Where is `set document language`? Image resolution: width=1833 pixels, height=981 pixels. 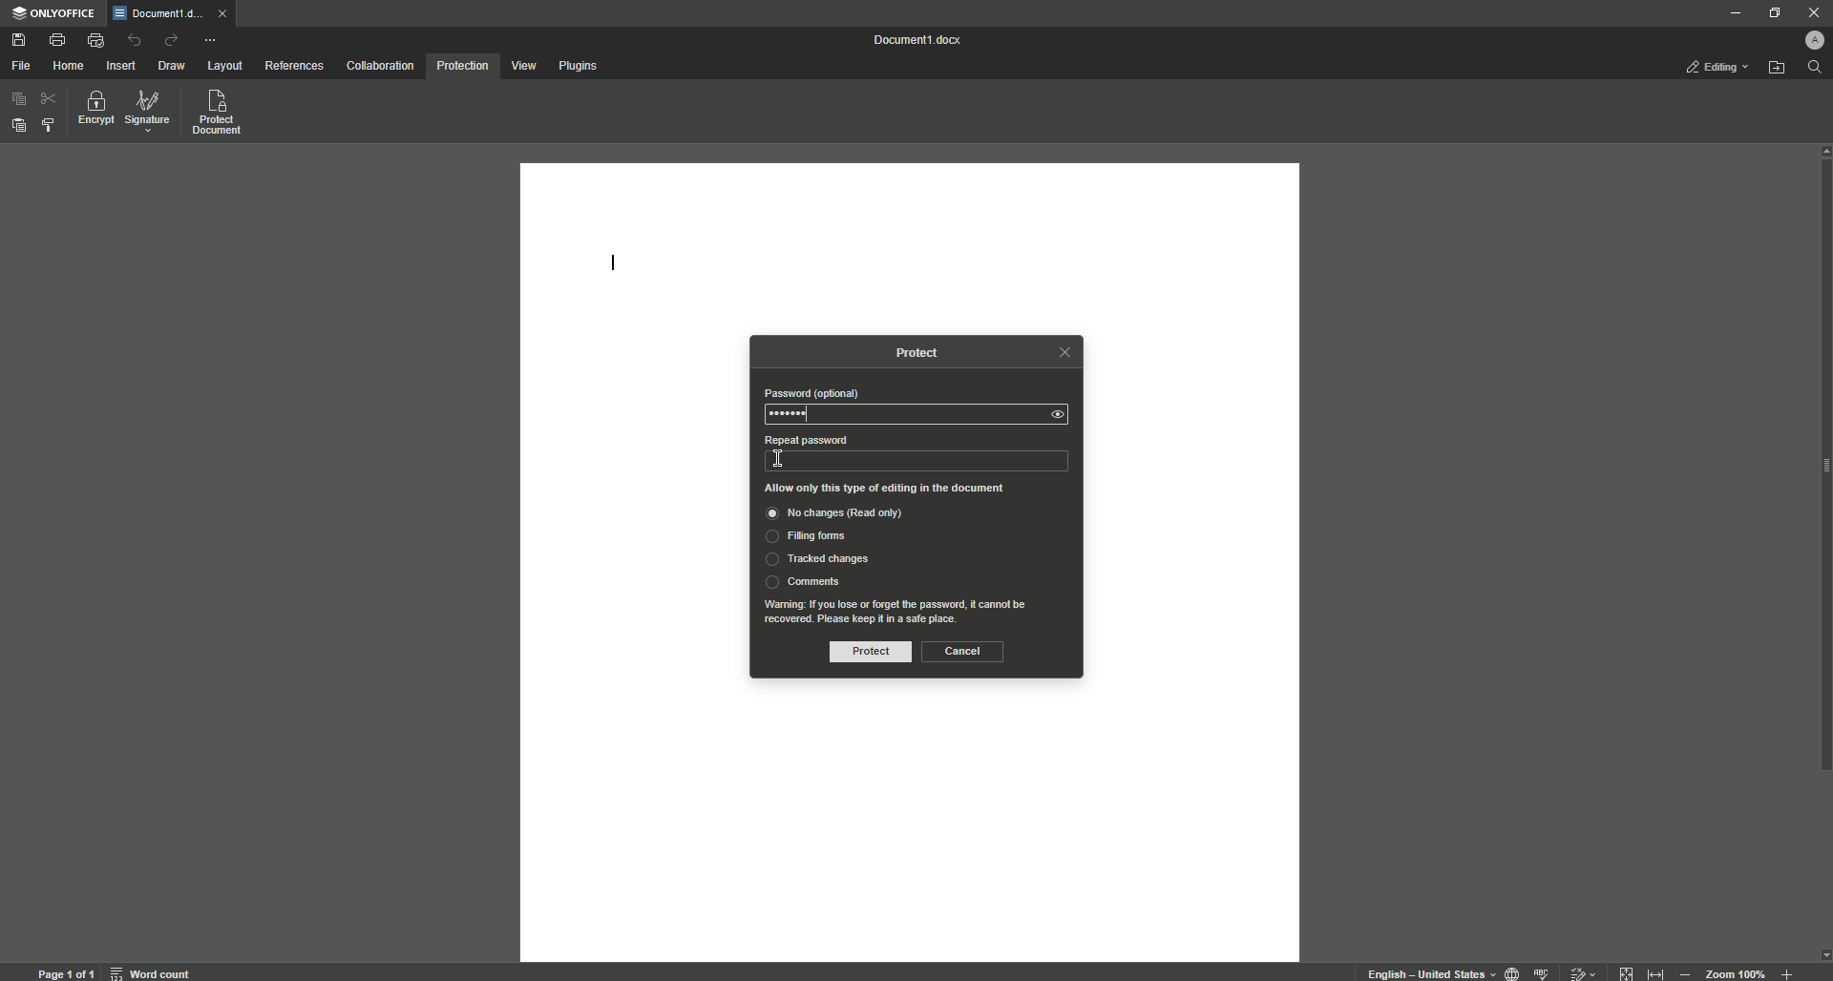
set document language is located at coordinates (1512, 971).